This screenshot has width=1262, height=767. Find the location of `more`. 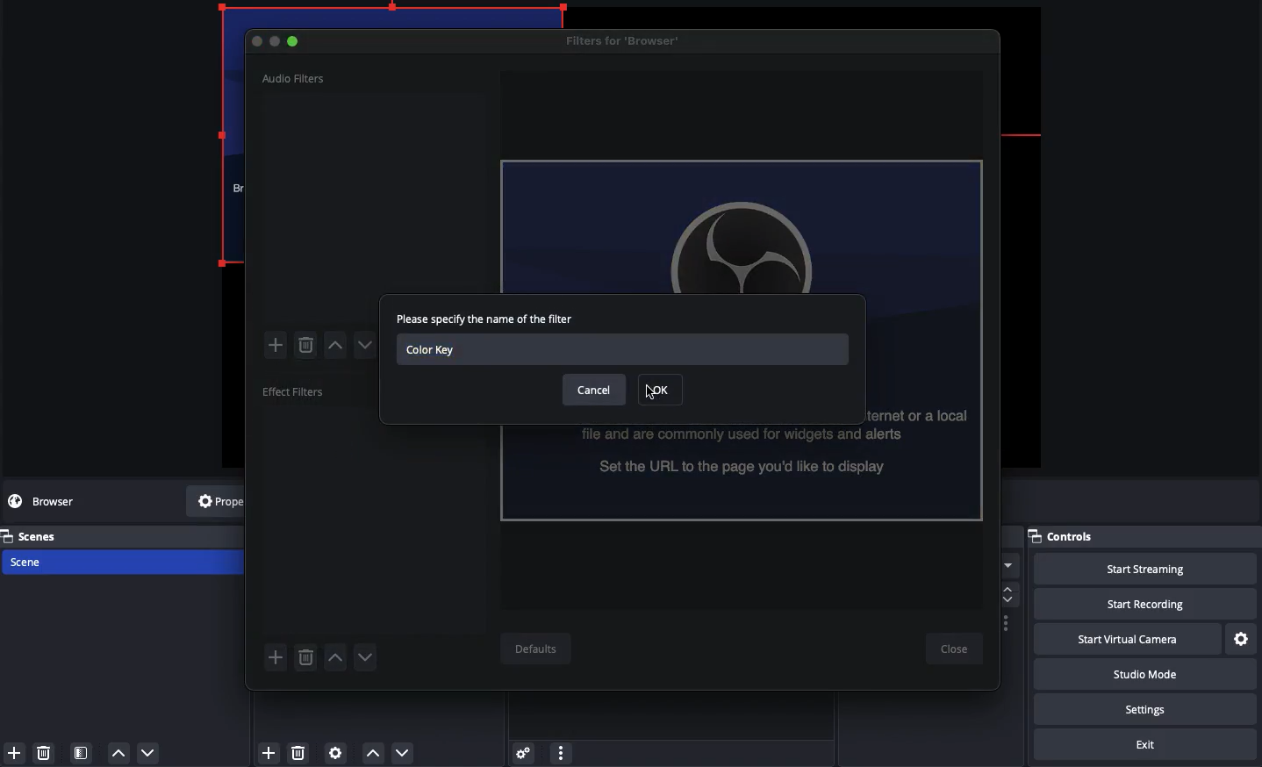

more is located at coordinates (562, 754).